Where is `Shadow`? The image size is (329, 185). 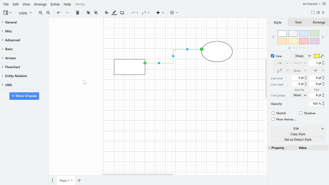
Shadow is located at coordinates (311, 113).